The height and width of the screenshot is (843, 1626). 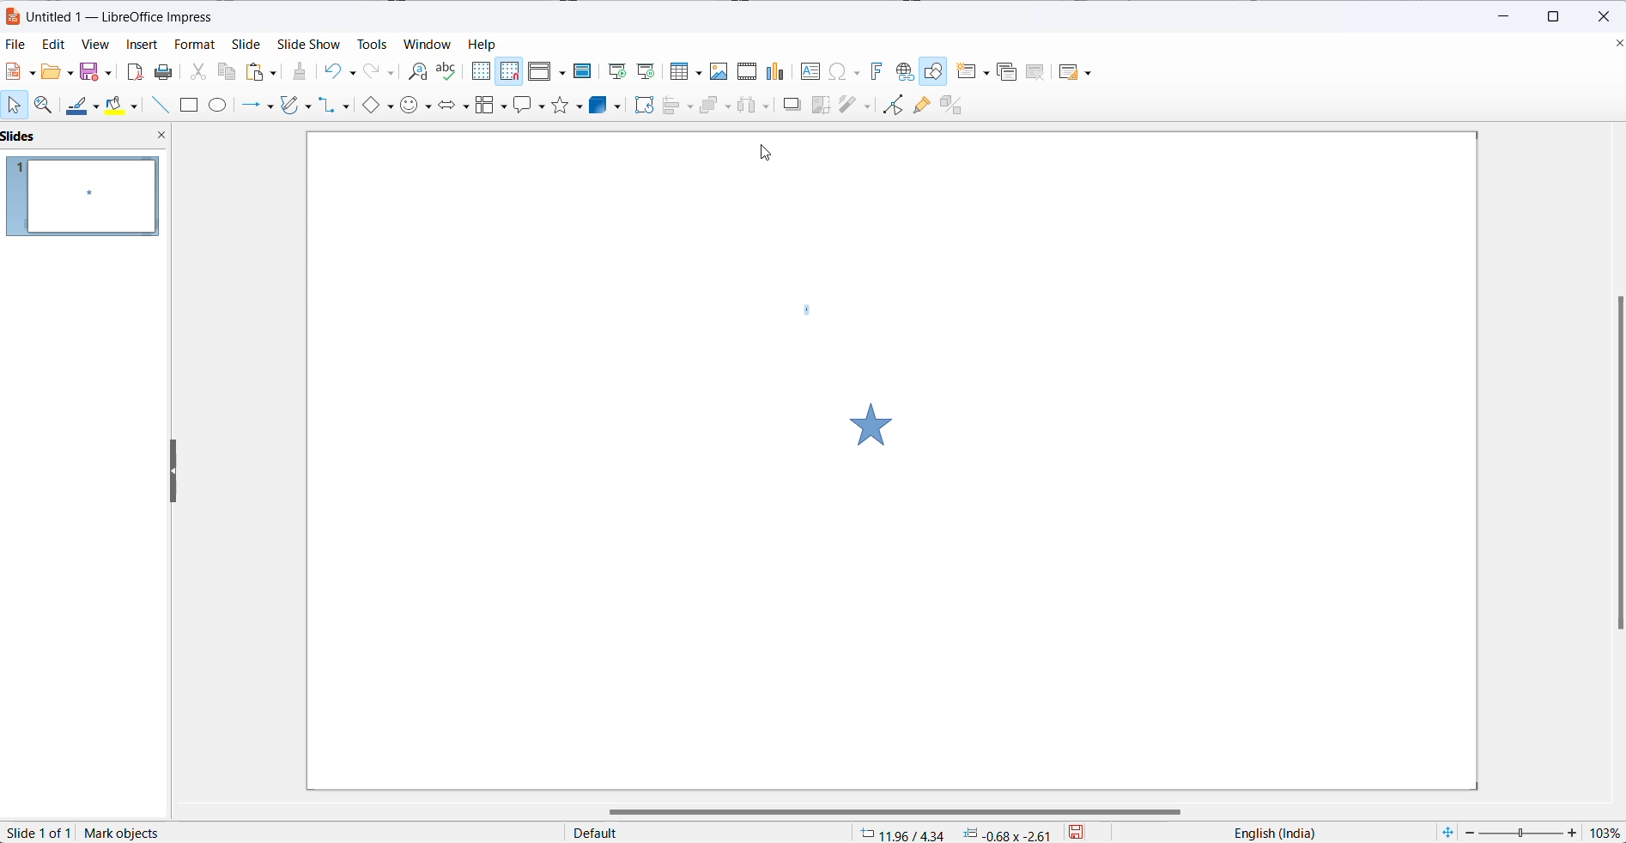 What do you see at coordinates (1497, 17) in the screenshot?
I see `minimize` at bounding box center [1497, 17].